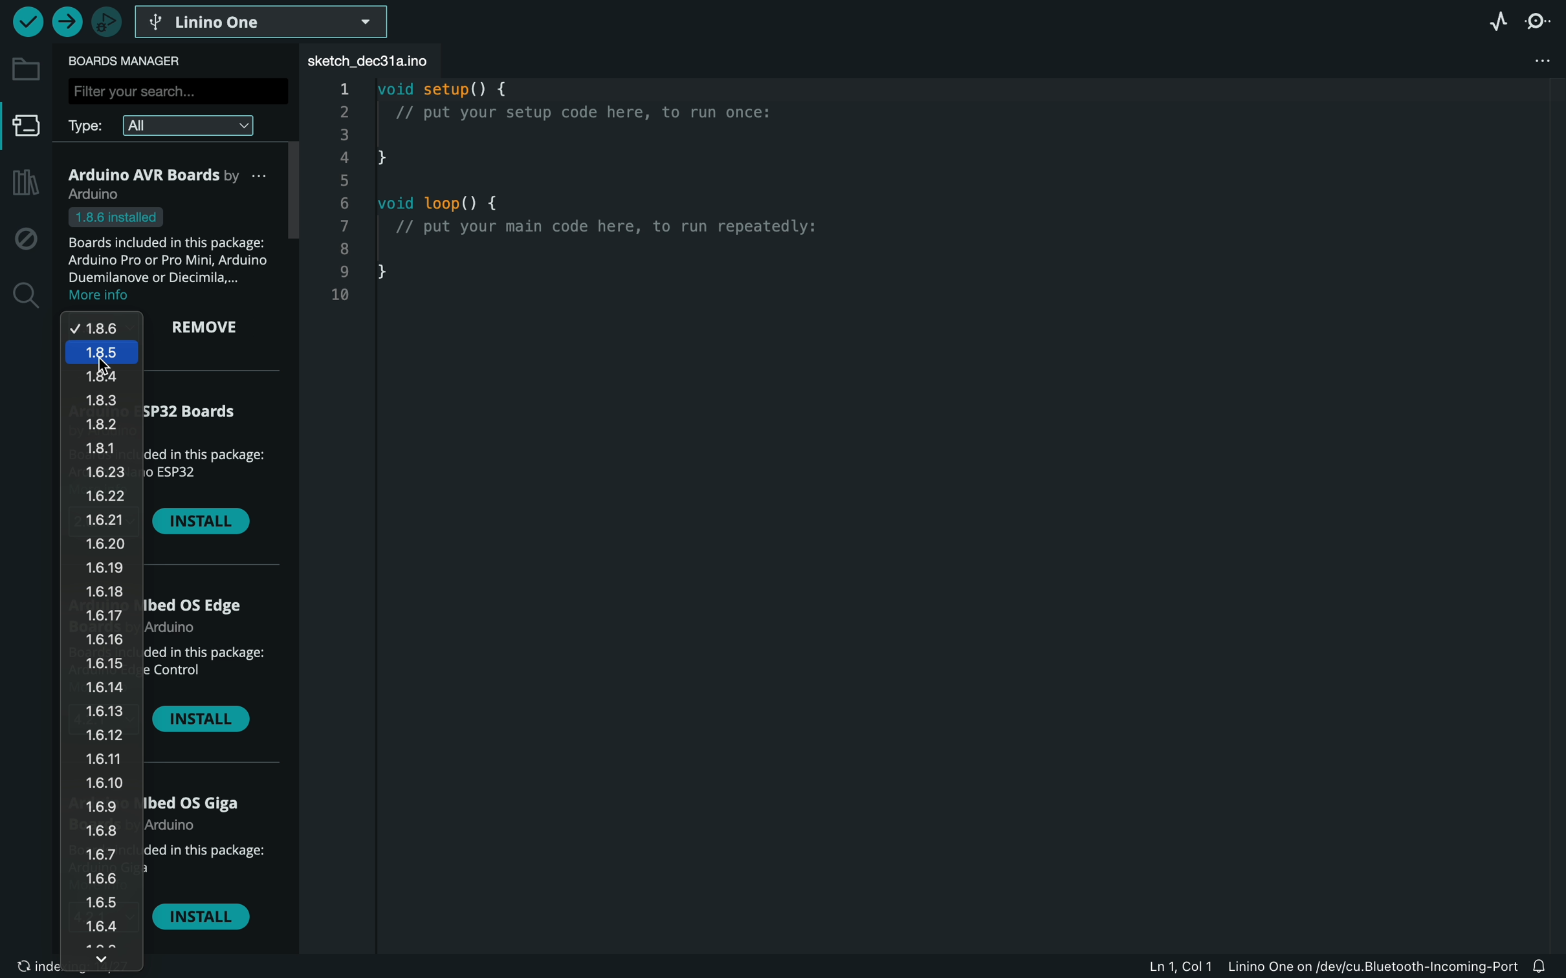 This screenshot has height=978, width=1566. What do you see at coordinates (1491, 20) in the screenshot?
I see `serial plotter` at bounding box center [1491, 20].